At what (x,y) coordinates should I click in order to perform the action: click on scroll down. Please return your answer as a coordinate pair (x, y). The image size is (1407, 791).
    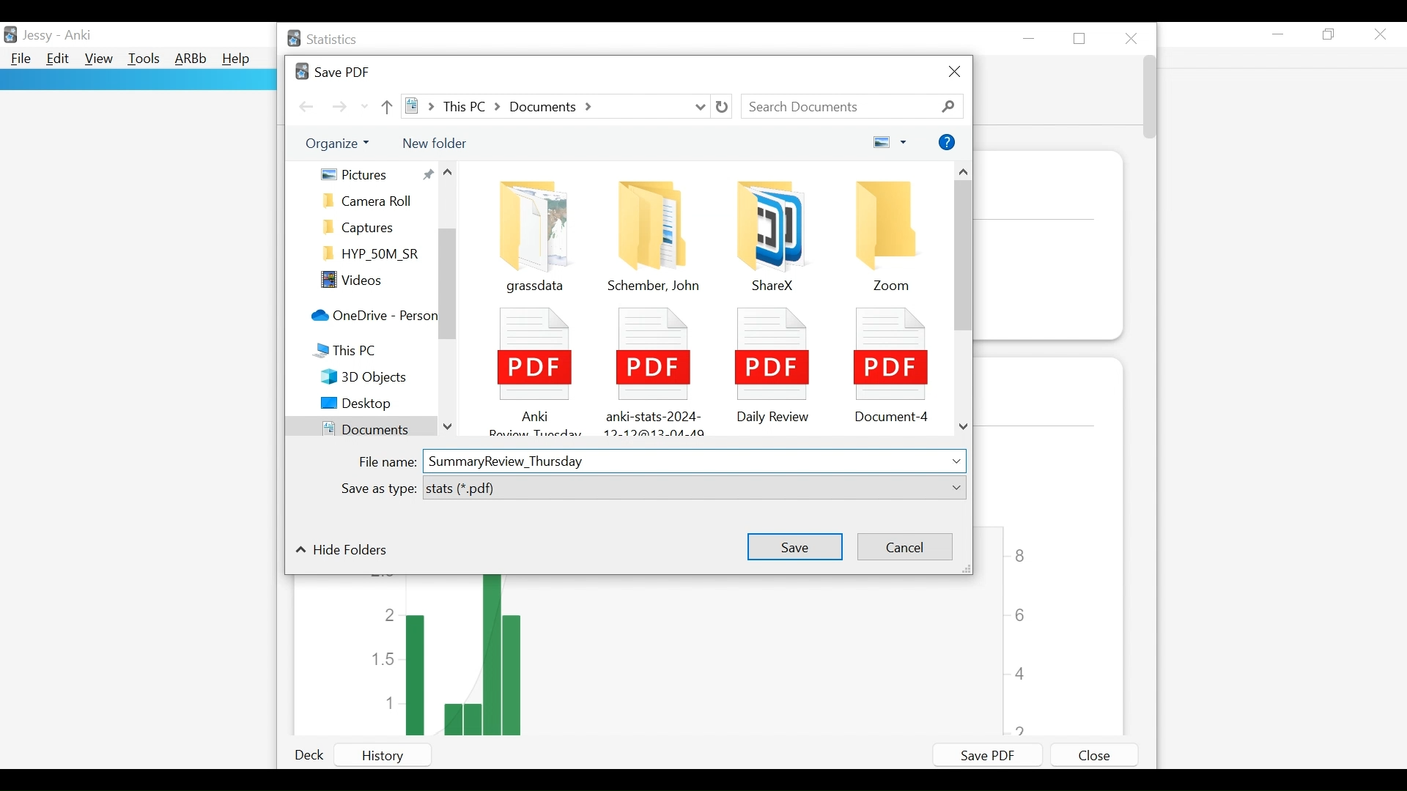
    Looking at the image, I should click on (448, 423).